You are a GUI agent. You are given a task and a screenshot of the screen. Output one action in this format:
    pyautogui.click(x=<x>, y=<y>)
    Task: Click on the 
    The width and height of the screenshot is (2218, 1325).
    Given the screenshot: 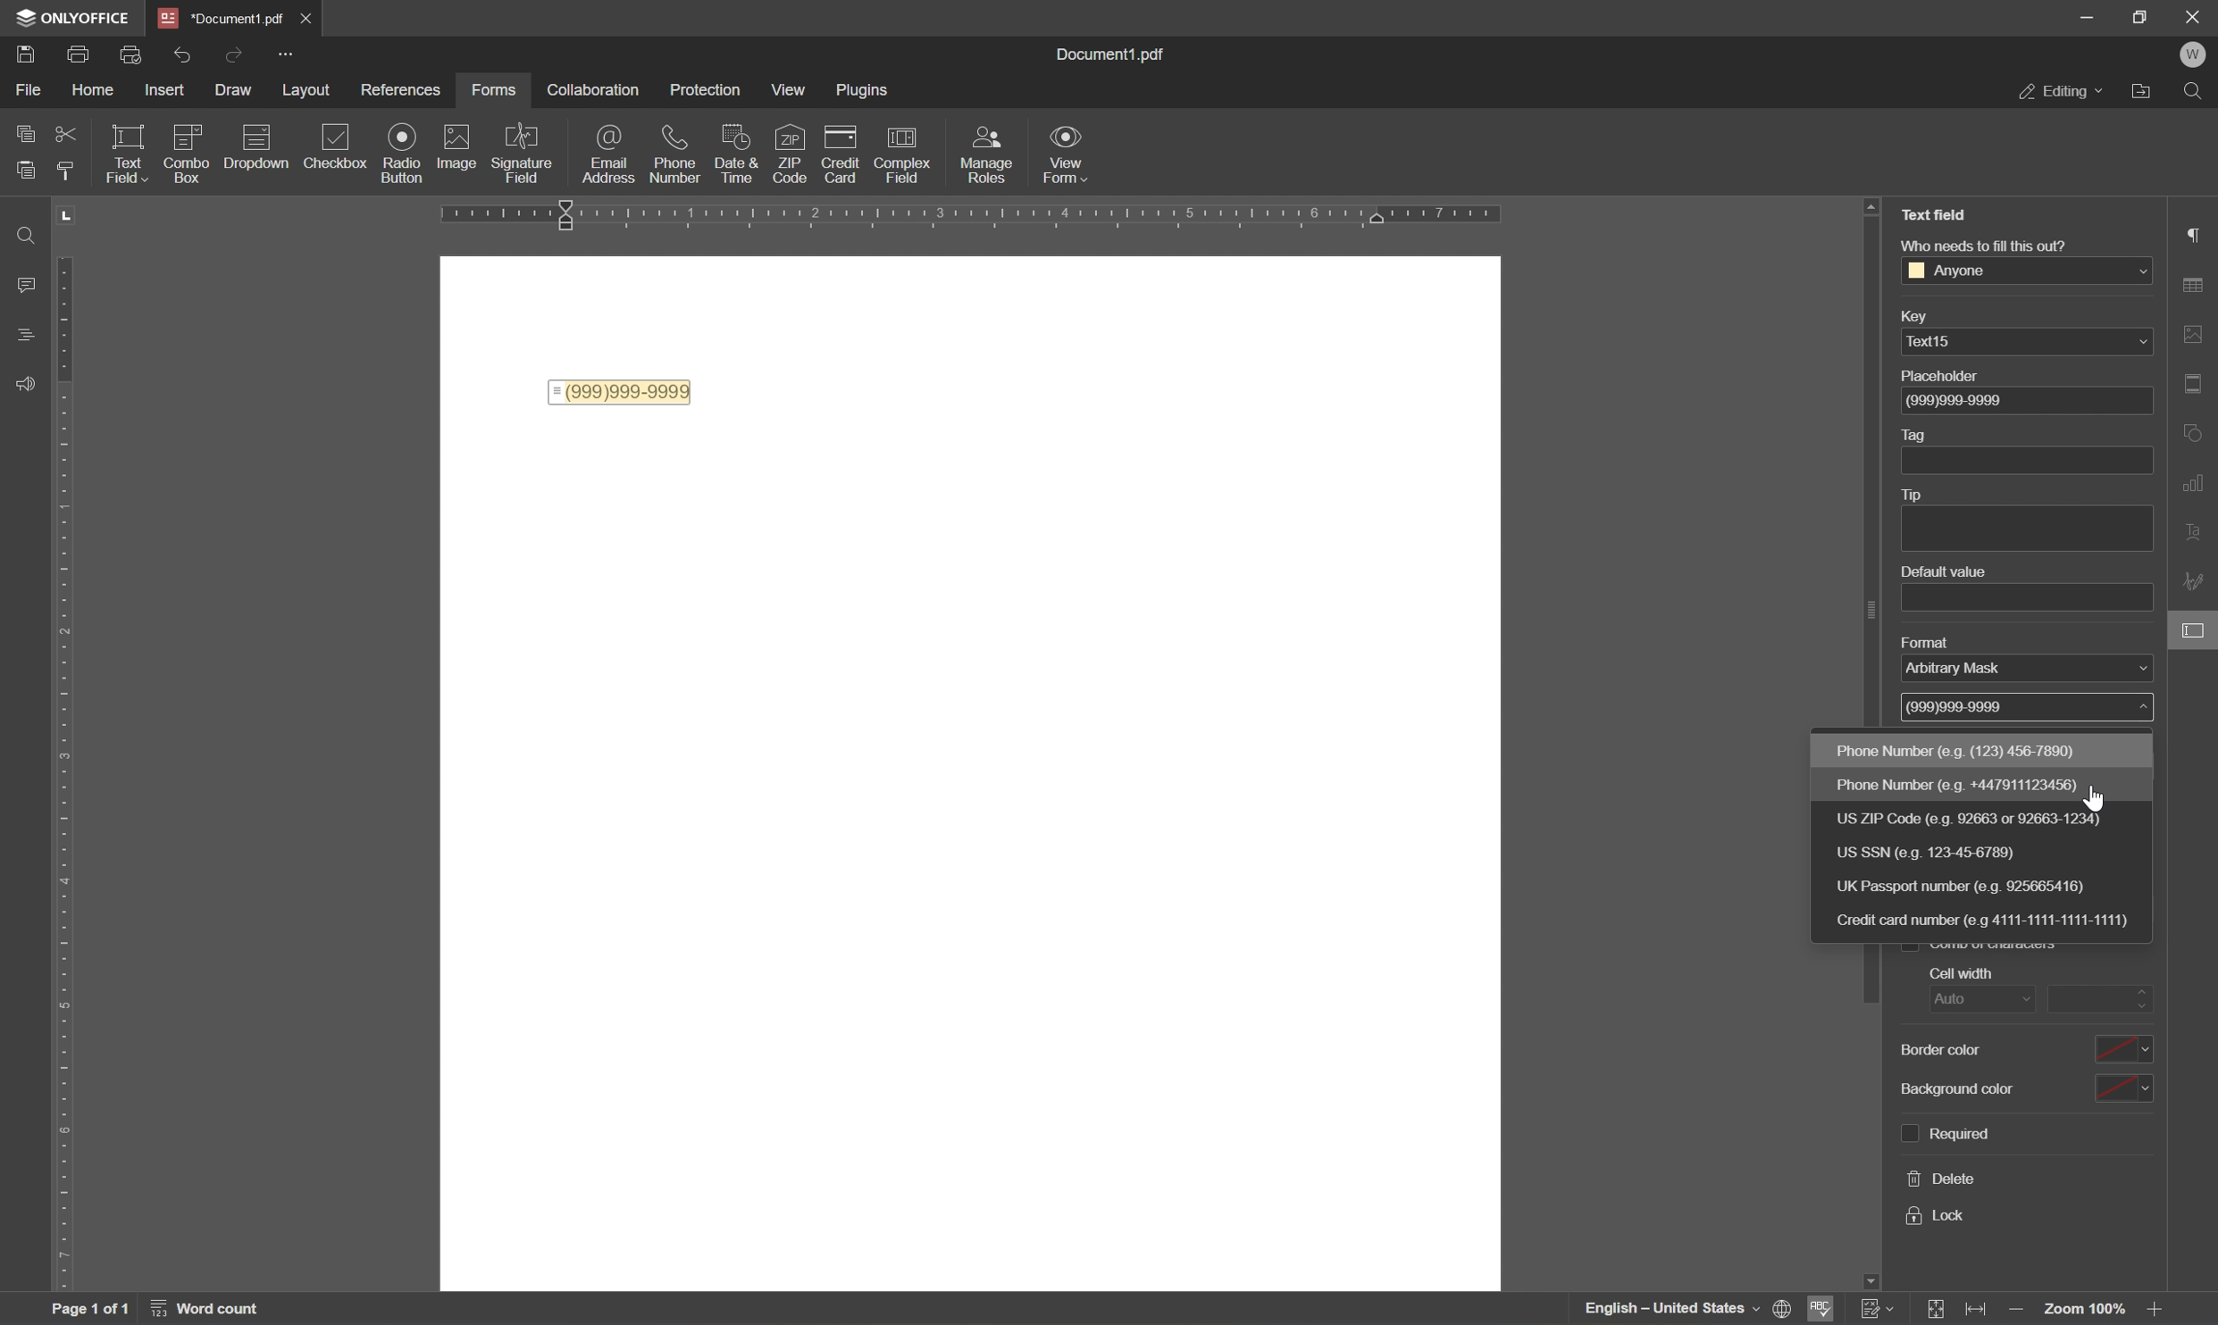 What is the action you would take?
    pyautogui.click(x=791, y=89)
    